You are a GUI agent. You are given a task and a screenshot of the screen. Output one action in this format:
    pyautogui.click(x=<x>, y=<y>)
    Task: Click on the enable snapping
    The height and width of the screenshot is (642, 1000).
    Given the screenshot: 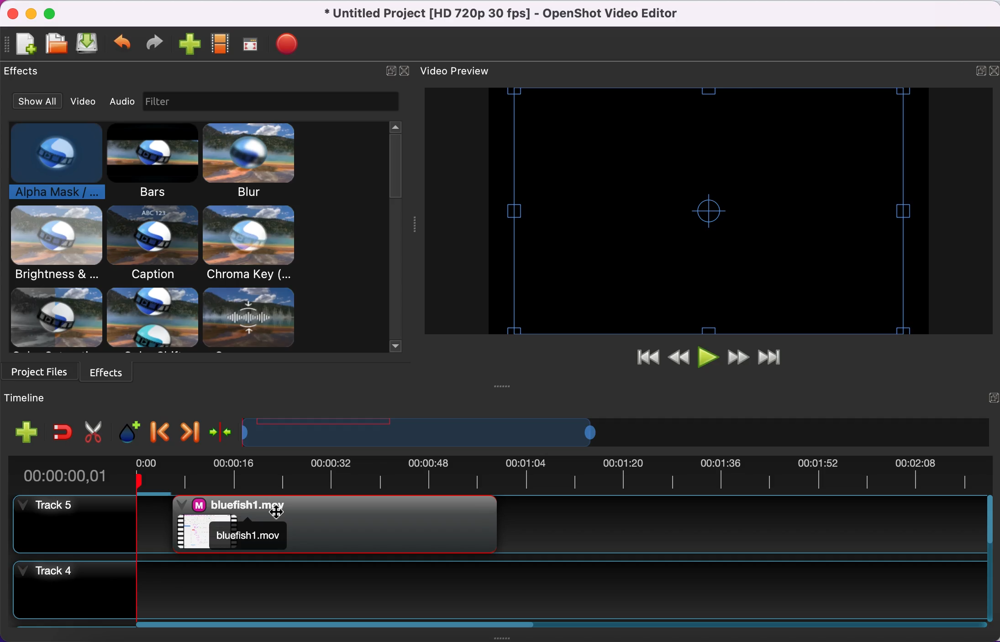 What is the action you would take?
    pyautogui.click(x=61, y=433)
    